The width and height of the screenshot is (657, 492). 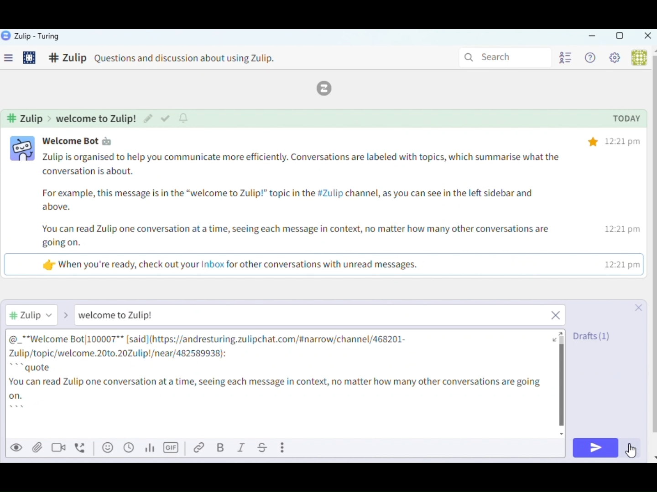 I want to click on star, so click(x=593, y=140).